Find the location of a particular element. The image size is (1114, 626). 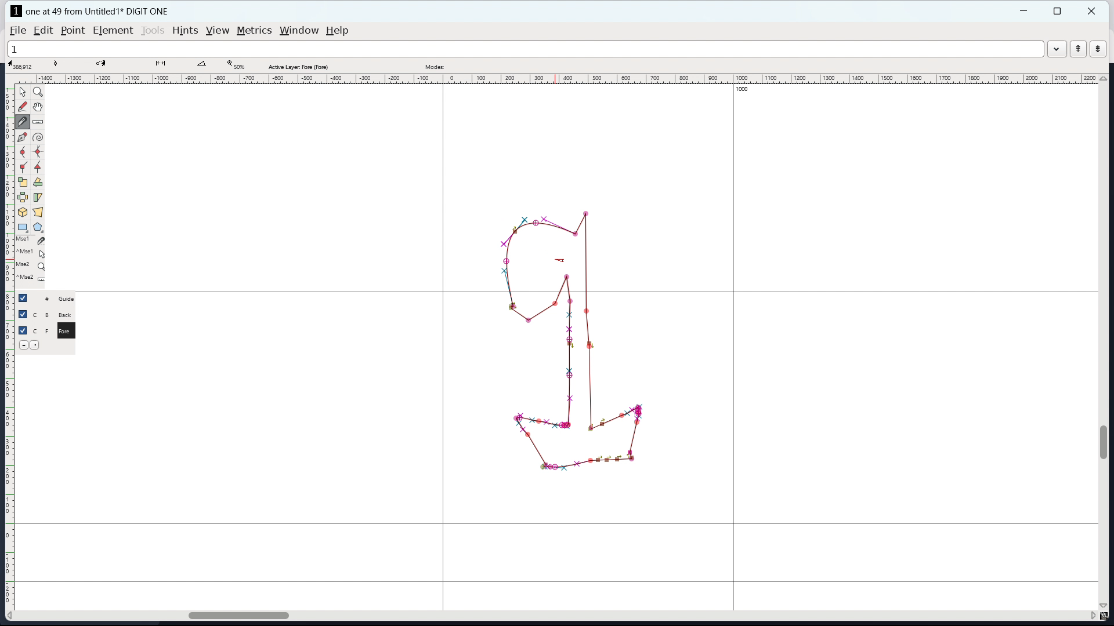

scroll left is located at coordinates (12, 616).